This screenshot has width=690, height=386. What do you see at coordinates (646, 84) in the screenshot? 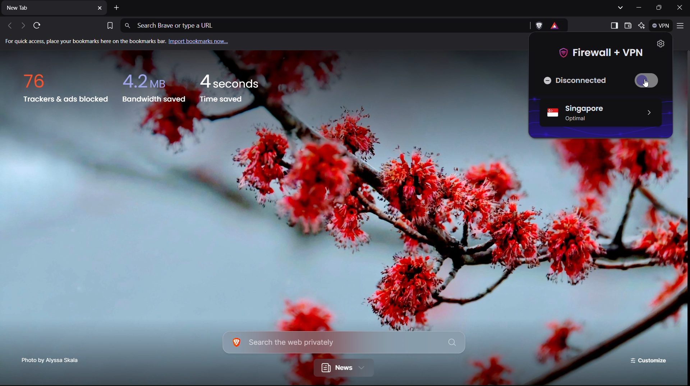
I see `` at bounding box center [646, 84].